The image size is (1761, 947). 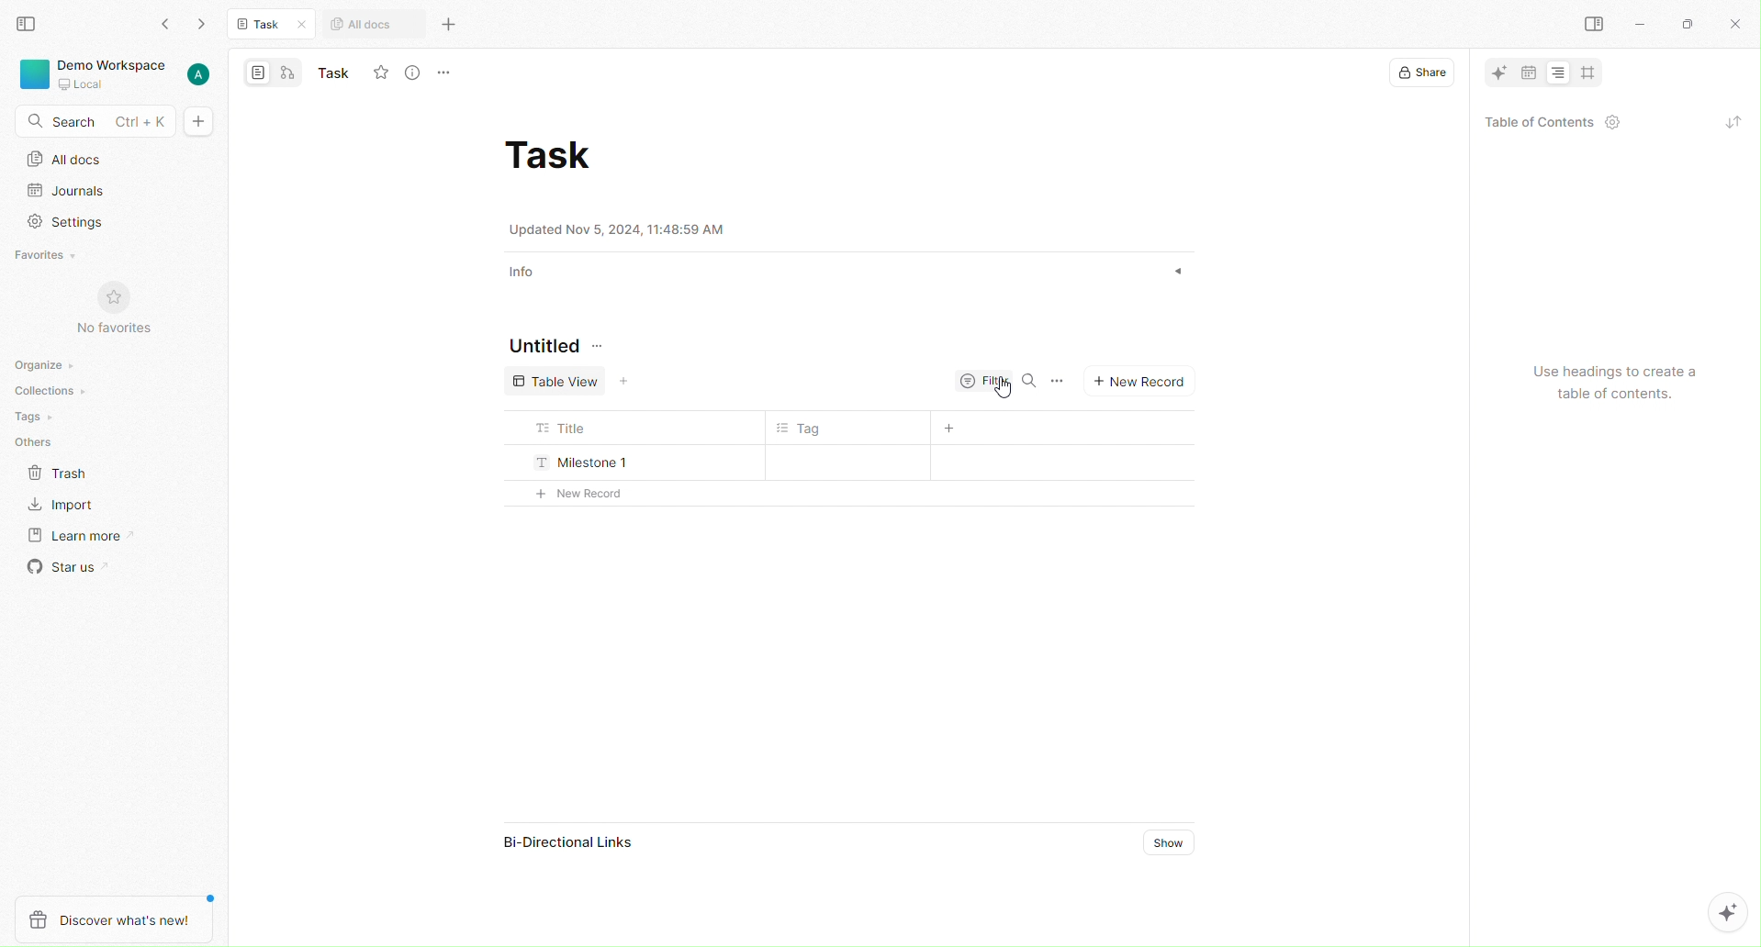 What do you see at coordinates (93, 536) in the screenshot?
I see `Learn More` at bounding box center [93, 536].